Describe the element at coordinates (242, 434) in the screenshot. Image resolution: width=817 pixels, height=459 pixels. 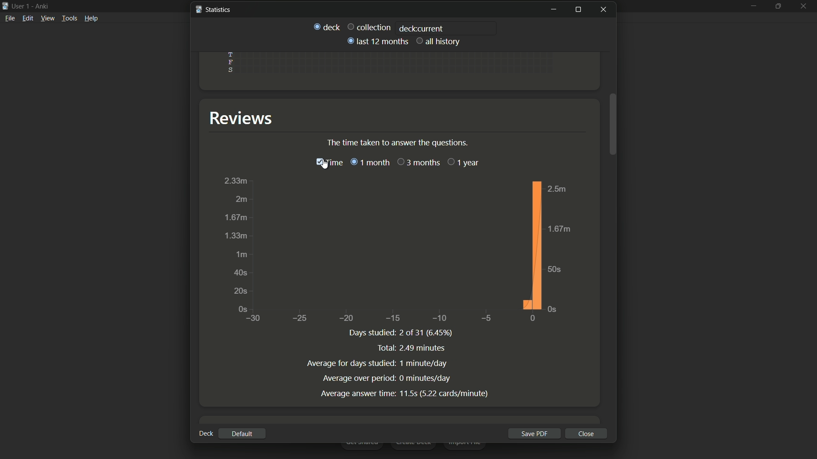
I see `default` at that location.